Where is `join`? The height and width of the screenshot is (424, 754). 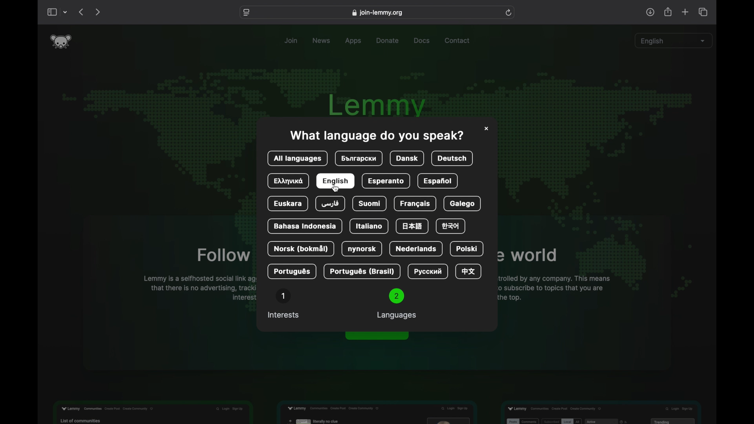
join is located at coordinates (291, 41).